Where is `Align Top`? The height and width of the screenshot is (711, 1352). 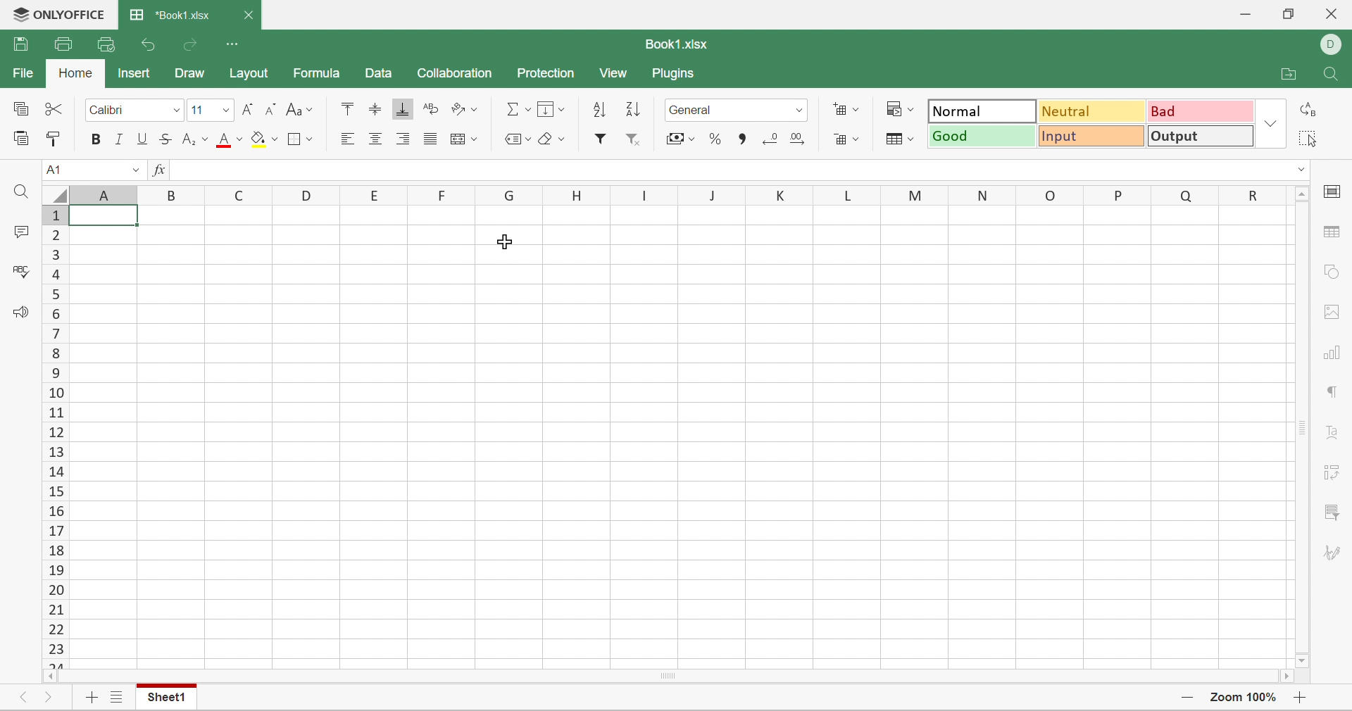 Align Top is located at coordinates (344, 108).